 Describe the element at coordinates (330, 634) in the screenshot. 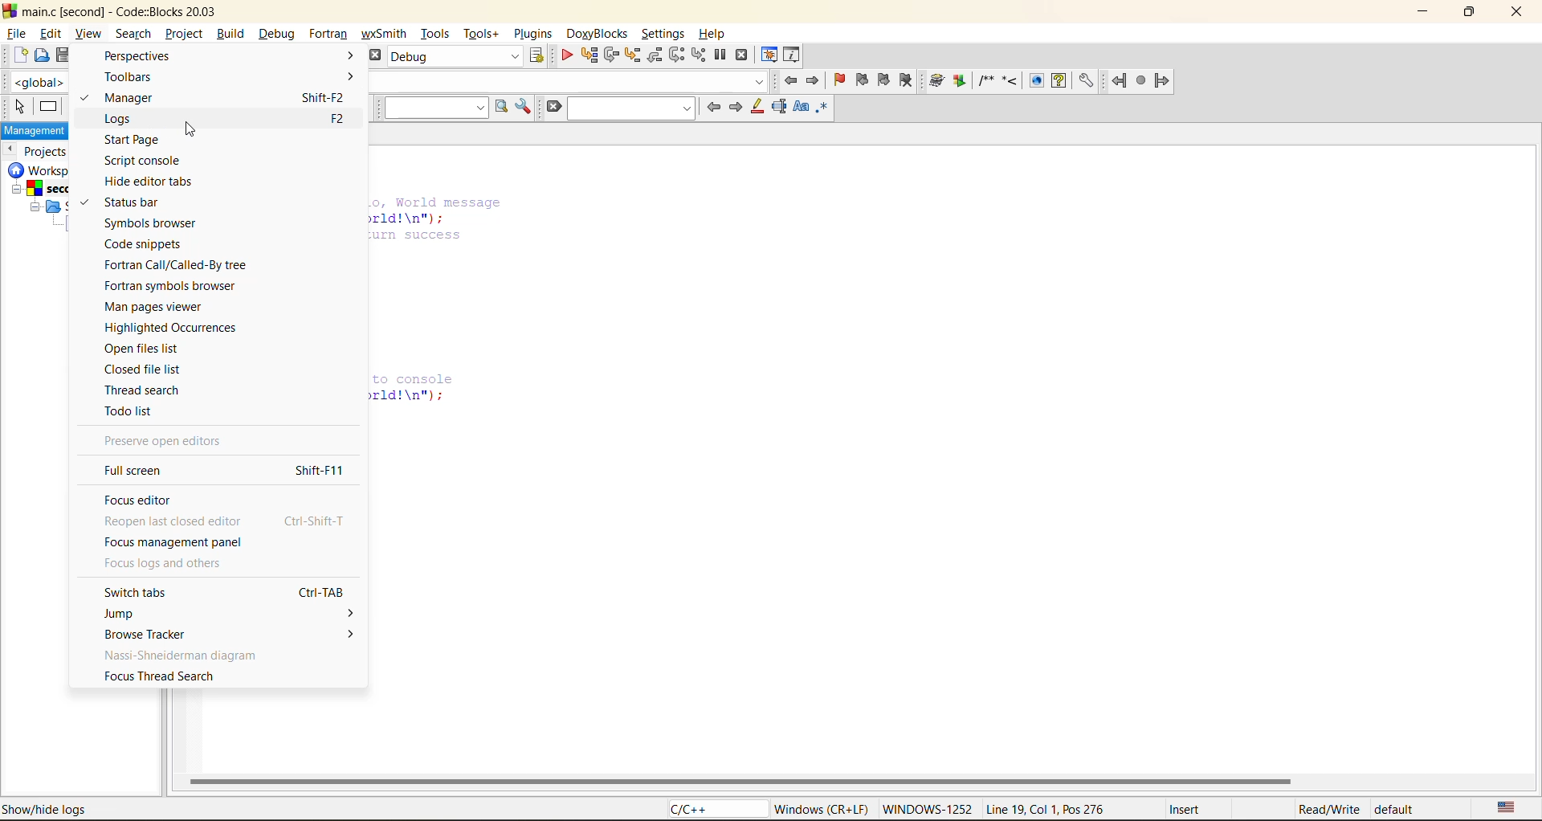

I see `>` at that location.